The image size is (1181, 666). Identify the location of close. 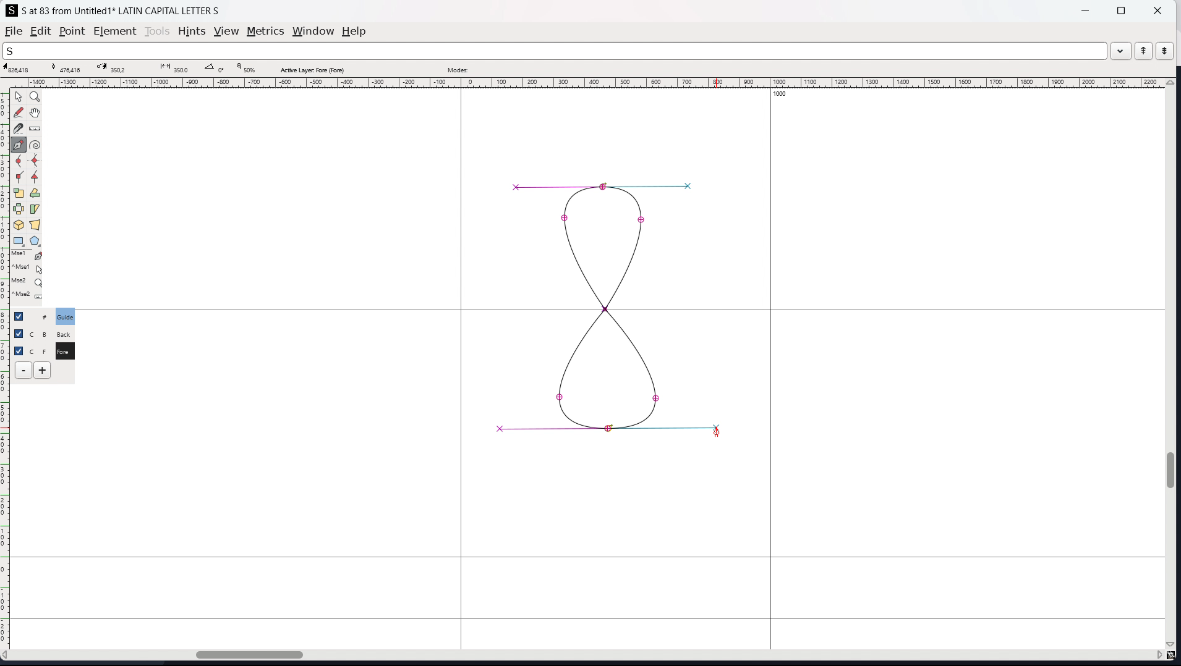
(1156, 10).